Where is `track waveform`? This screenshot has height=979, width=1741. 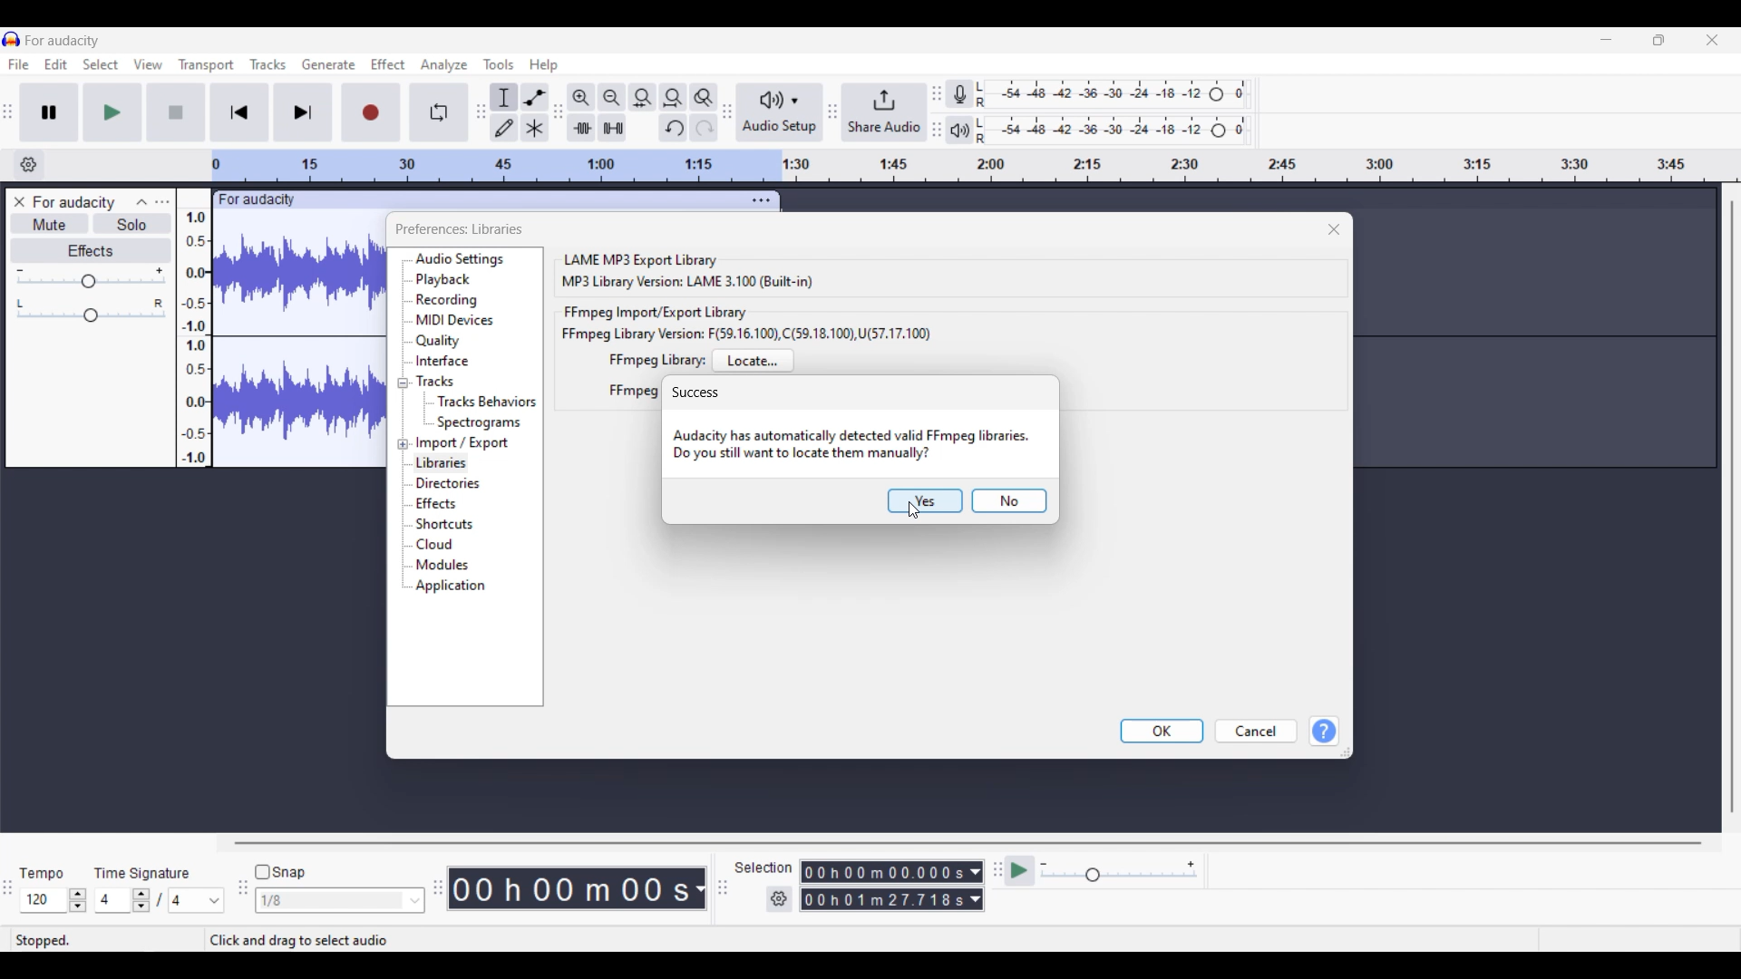 track waveform is located at coordinates (295, 344).